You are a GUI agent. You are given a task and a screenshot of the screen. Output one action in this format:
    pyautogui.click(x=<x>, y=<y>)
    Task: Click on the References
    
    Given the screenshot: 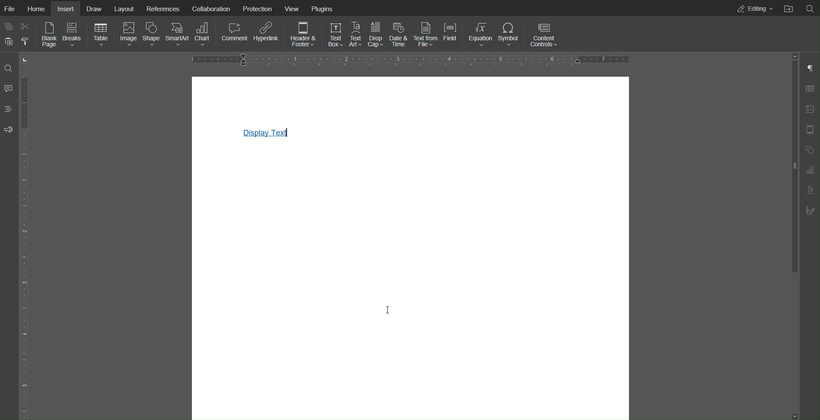 What is the action you would take?
    pyautogui.click(x=162, y=8)
    